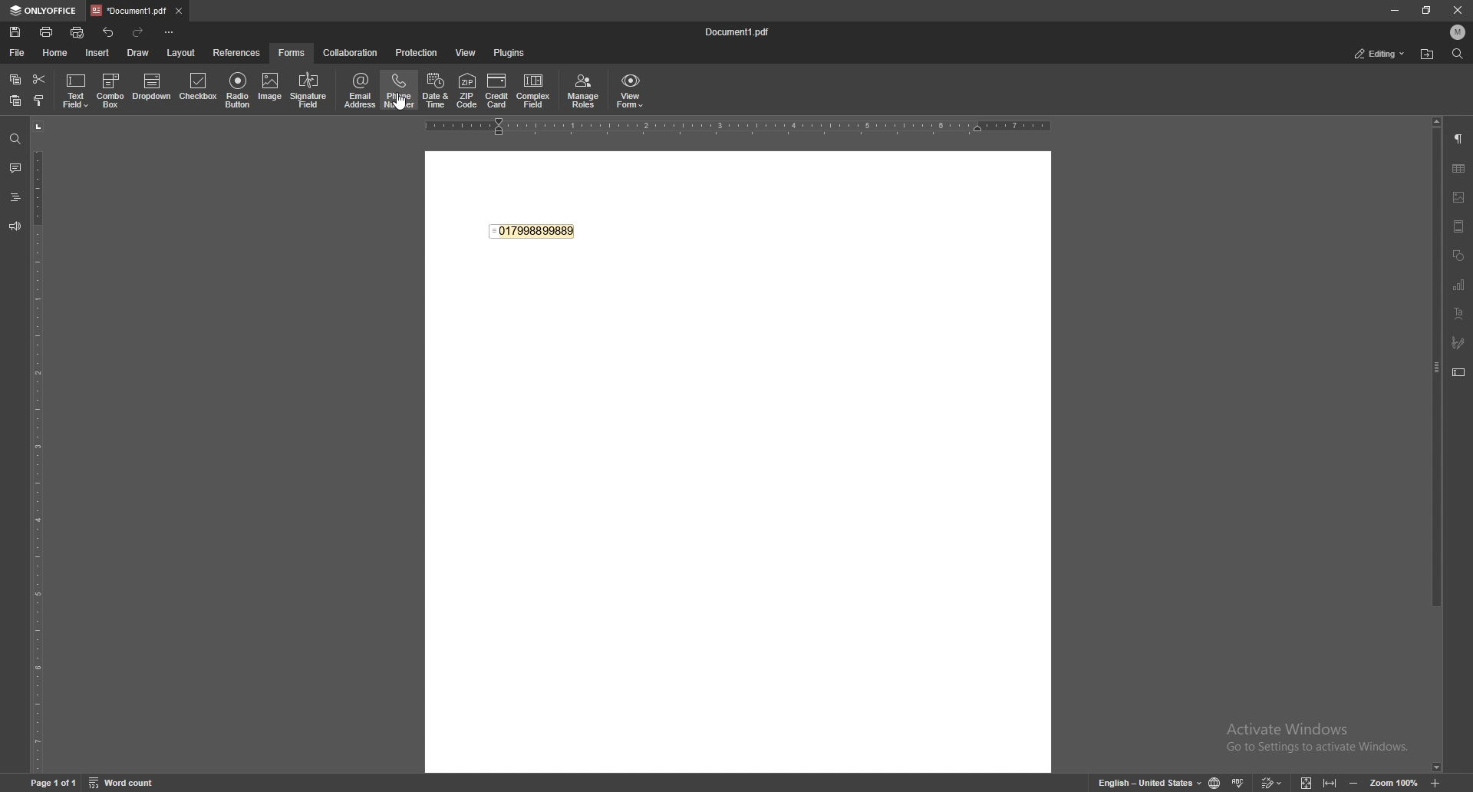  Describe the element at coordinates (15, 197) in the screenshot. I see `heading` at that location.